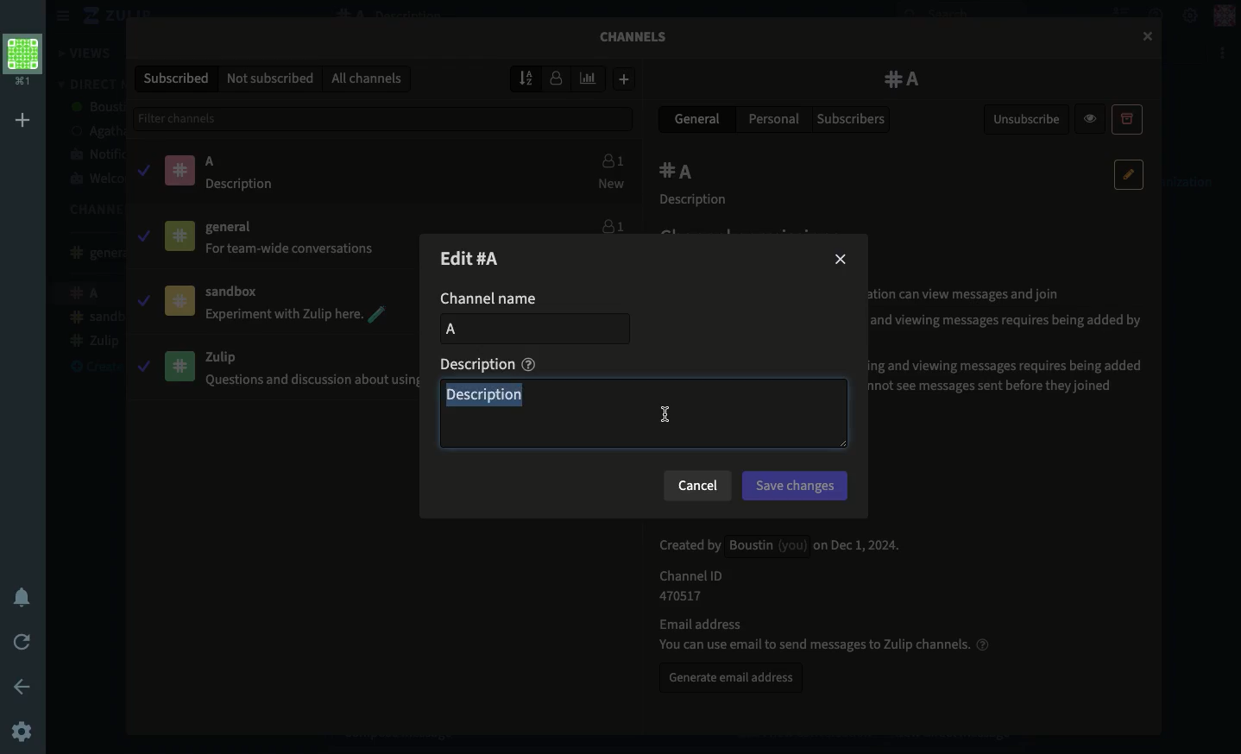 The height and width of the screenshot is (754, 1241). Describe the element at coordinates (87, 53) in the screenshot. I see `Views` at that location.